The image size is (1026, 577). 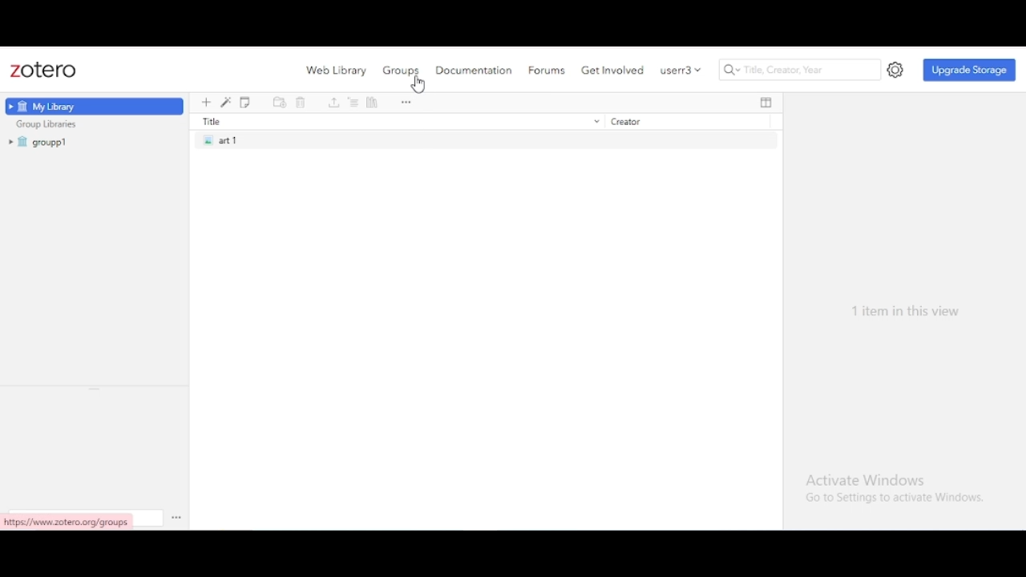 What do you see at coordinates (418, 86) in the screenshot?
I see `cursor` at bounding box center [418, 86].